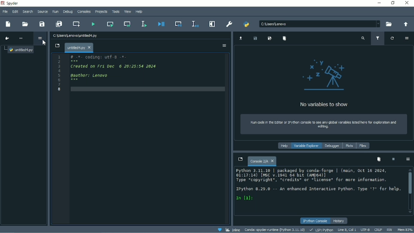  I want to click on Run current cell and go to the next one, so click(127, 23).